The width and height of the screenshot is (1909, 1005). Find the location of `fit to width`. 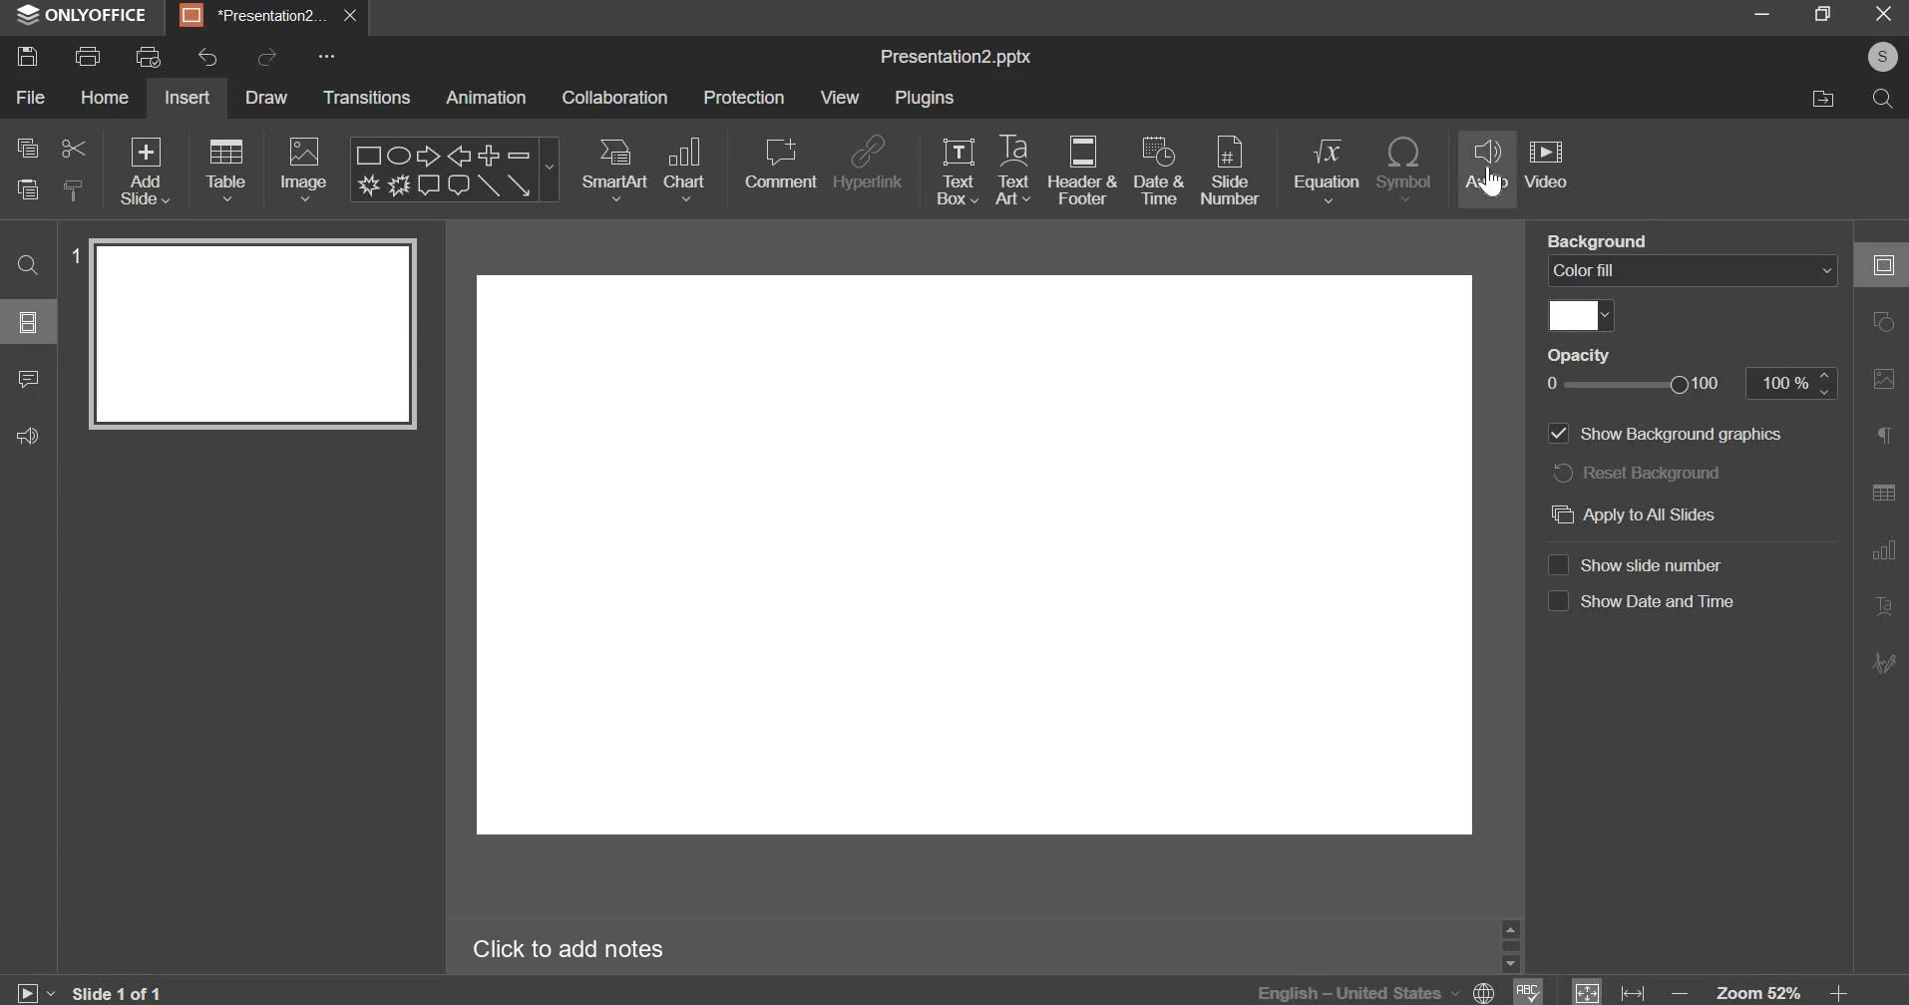

fit to width is located at coordinates (1631, 990).